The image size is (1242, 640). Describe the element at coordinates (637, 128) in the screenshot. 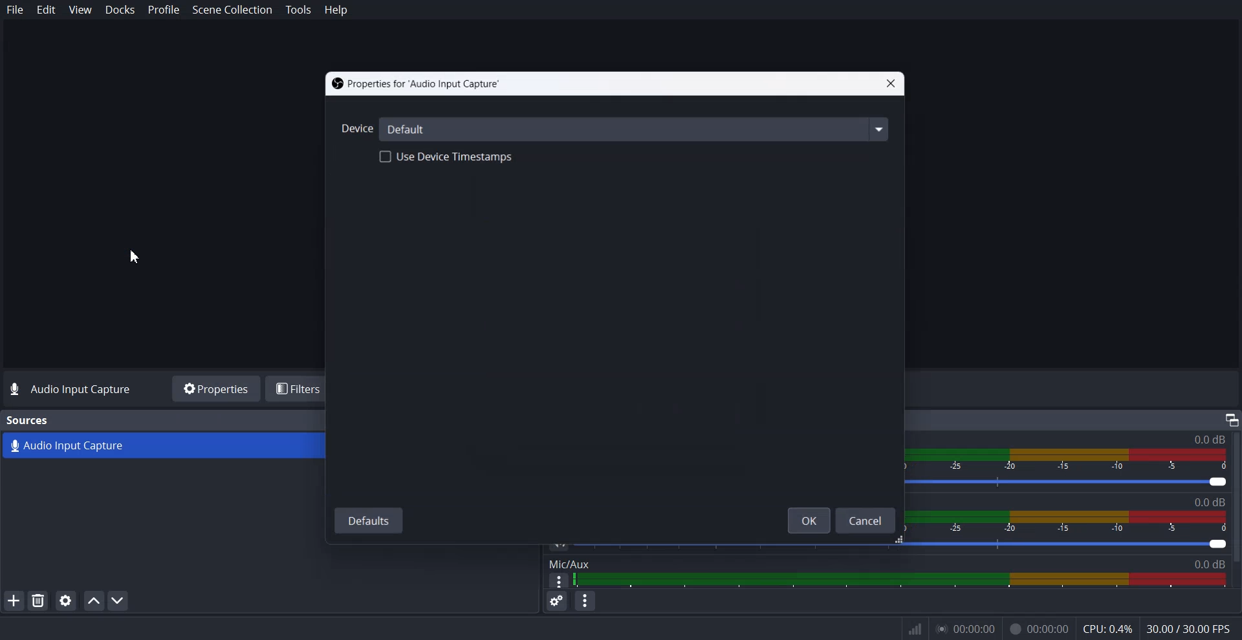

I see `Default` at that location.